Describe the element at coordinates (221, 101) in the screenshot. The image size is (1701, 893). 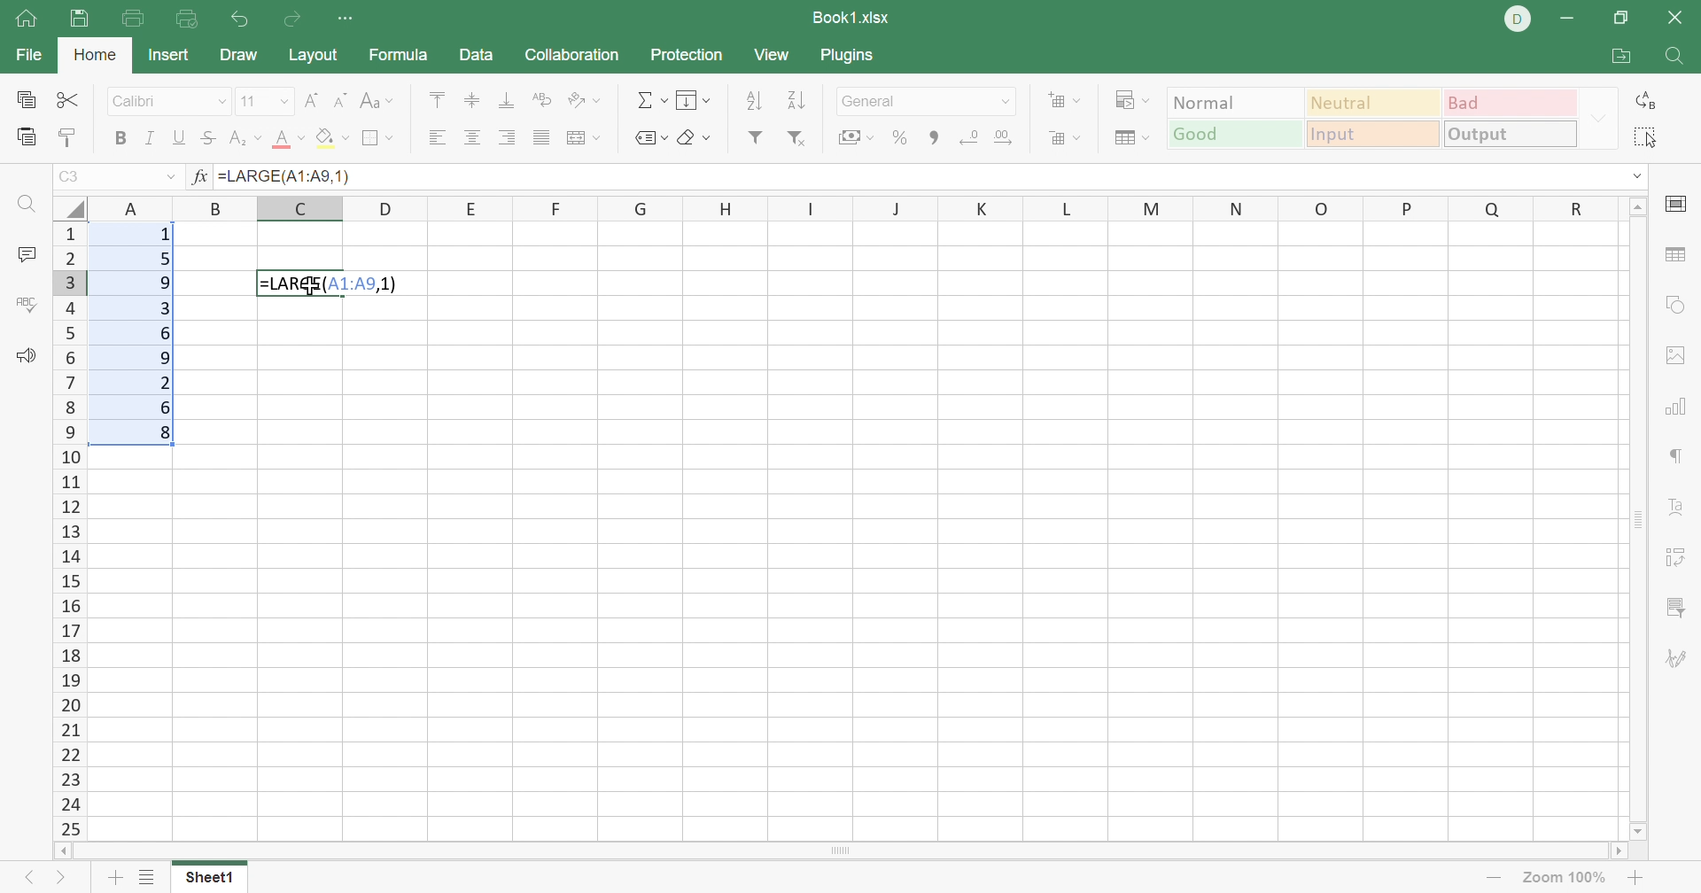
I see `Drop Down` at that location.